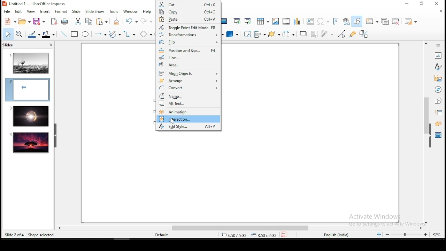  What do you see at coordinates (114, 12) in the screenshot?
I see `tools` at bounding box center [114, 12].